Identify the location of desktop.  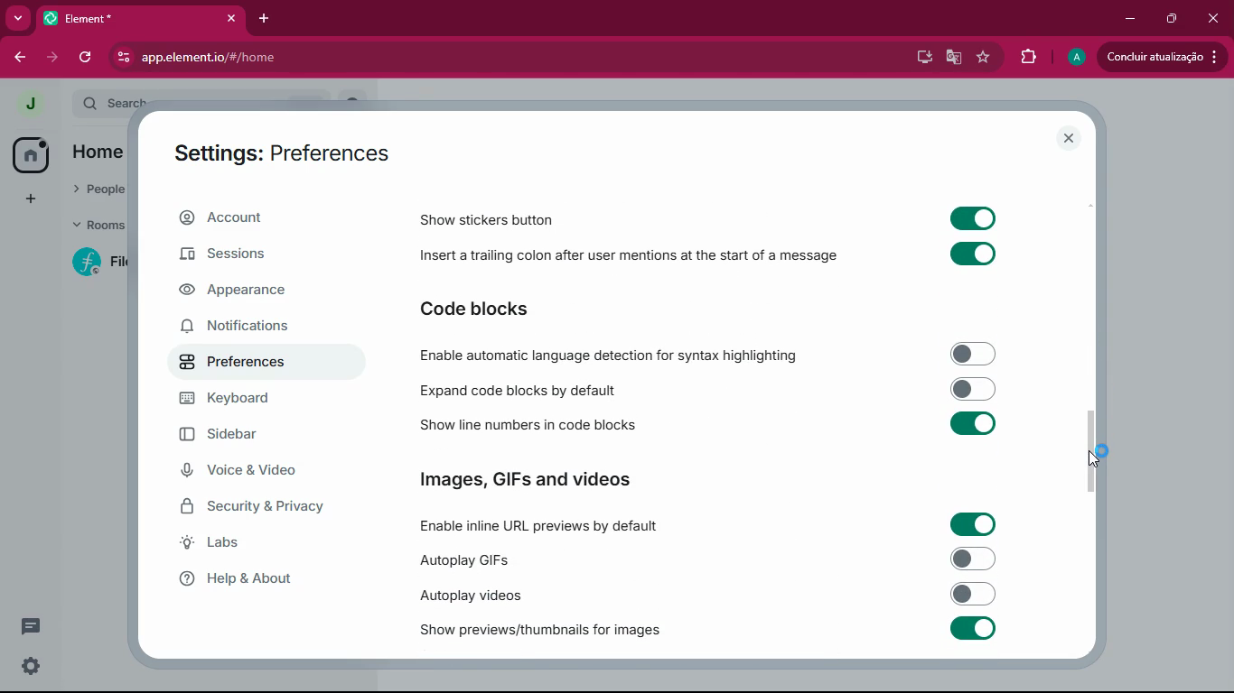
(920, 59).